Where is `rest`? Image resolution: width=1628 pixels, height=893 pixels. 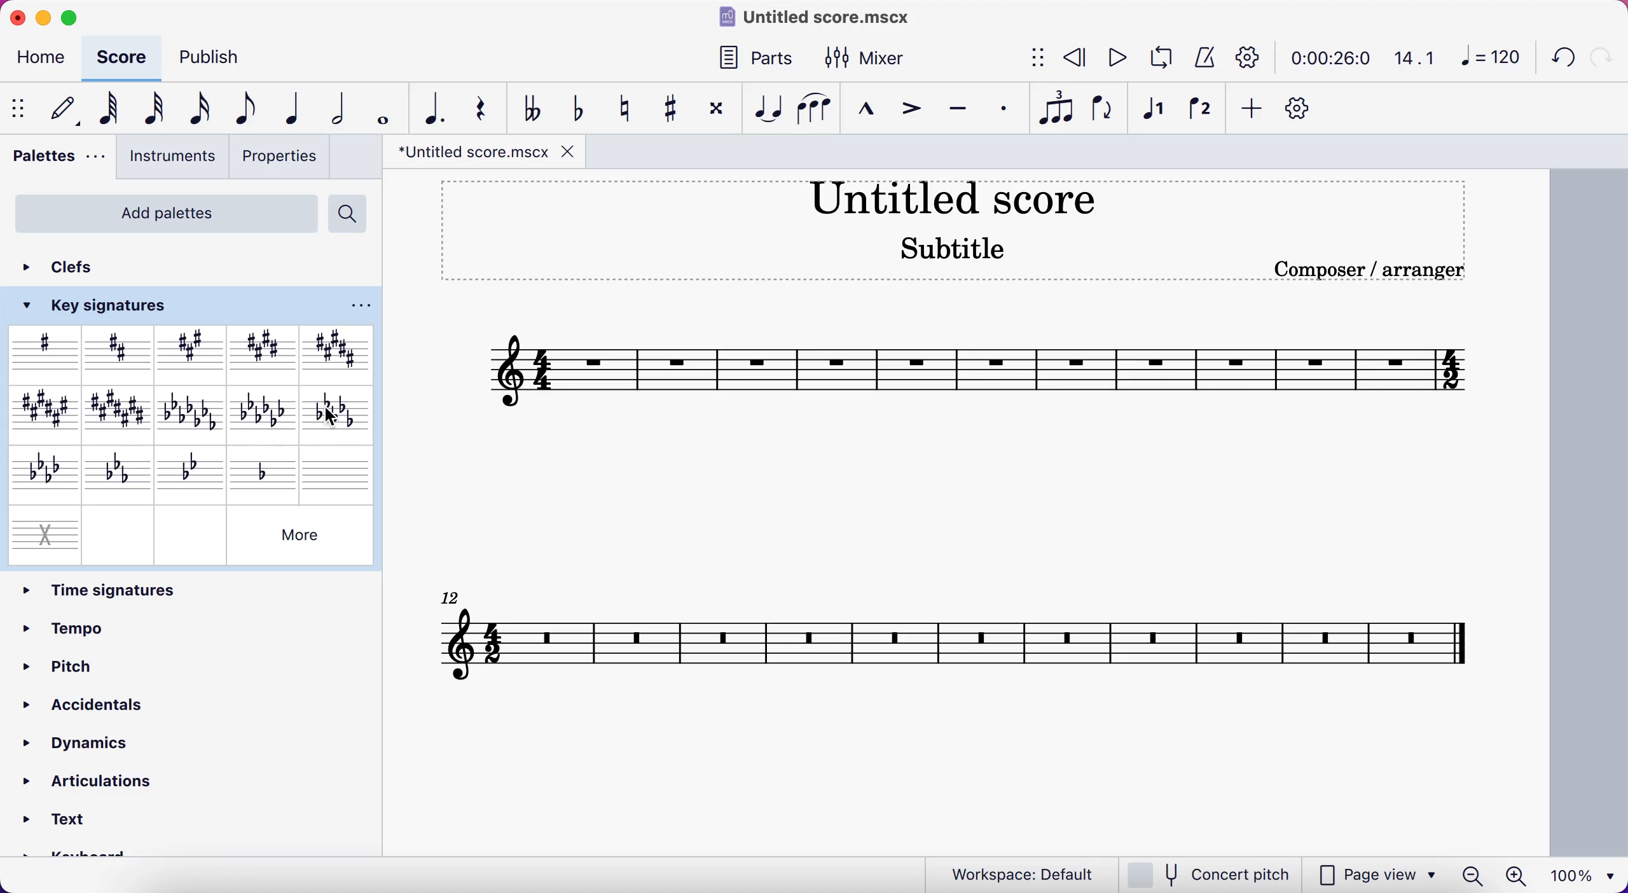
rest is located at coordinates (487, 106).